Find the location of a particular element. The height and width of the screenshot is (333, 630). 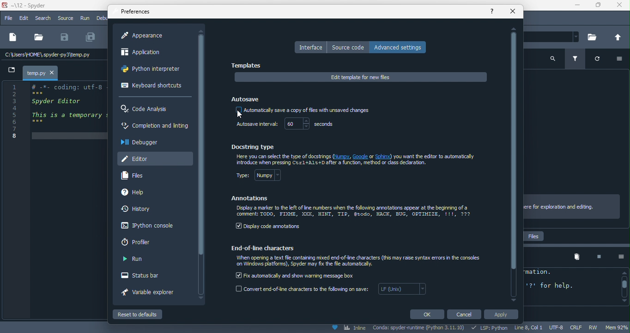

variable explorer is located at coordinates (153, 294).